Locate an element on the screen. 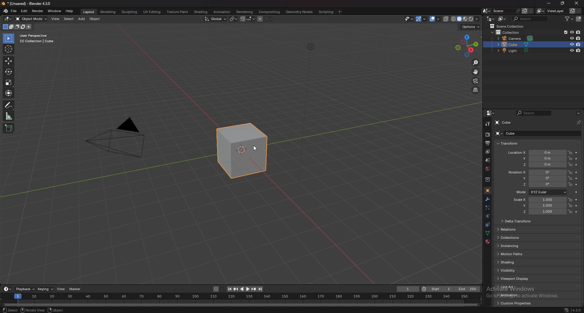  physics is located at coordinates (487, 216).